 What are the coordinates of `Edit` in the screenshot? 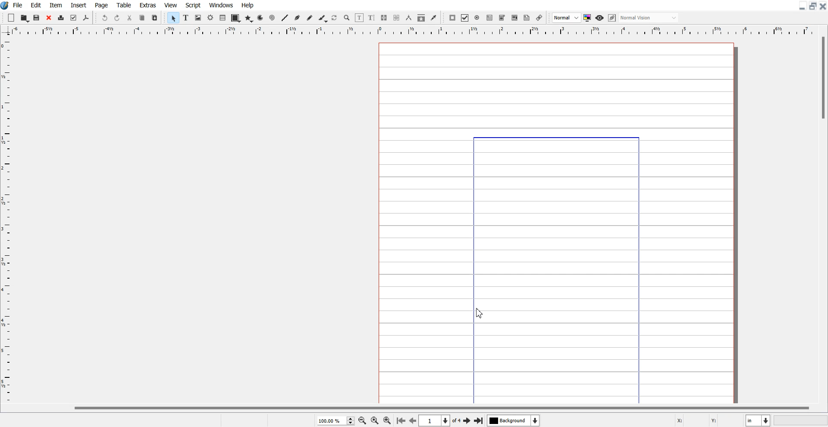 It's located at (35, 6).